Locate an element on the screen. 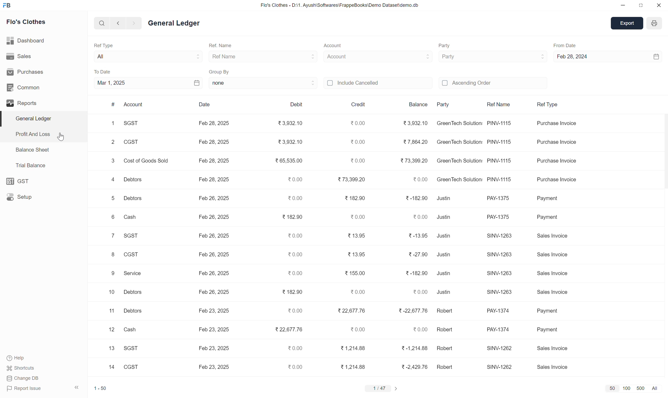 Image resolution: width=668 pixels, height=398 pixels. ₹73,399.20 is located at coordinates (354, 180).